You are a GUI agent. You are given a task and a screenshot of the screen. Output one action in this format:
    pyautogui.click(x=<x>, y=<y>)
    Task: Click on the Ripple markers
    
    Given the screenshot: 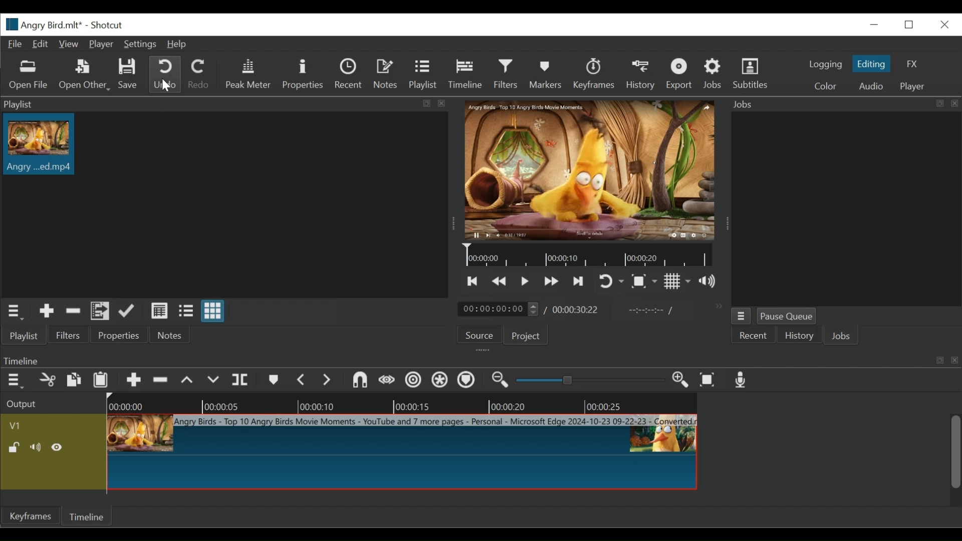 What is the action you would take?
    pyautogui.click(x=465, y=381)
    